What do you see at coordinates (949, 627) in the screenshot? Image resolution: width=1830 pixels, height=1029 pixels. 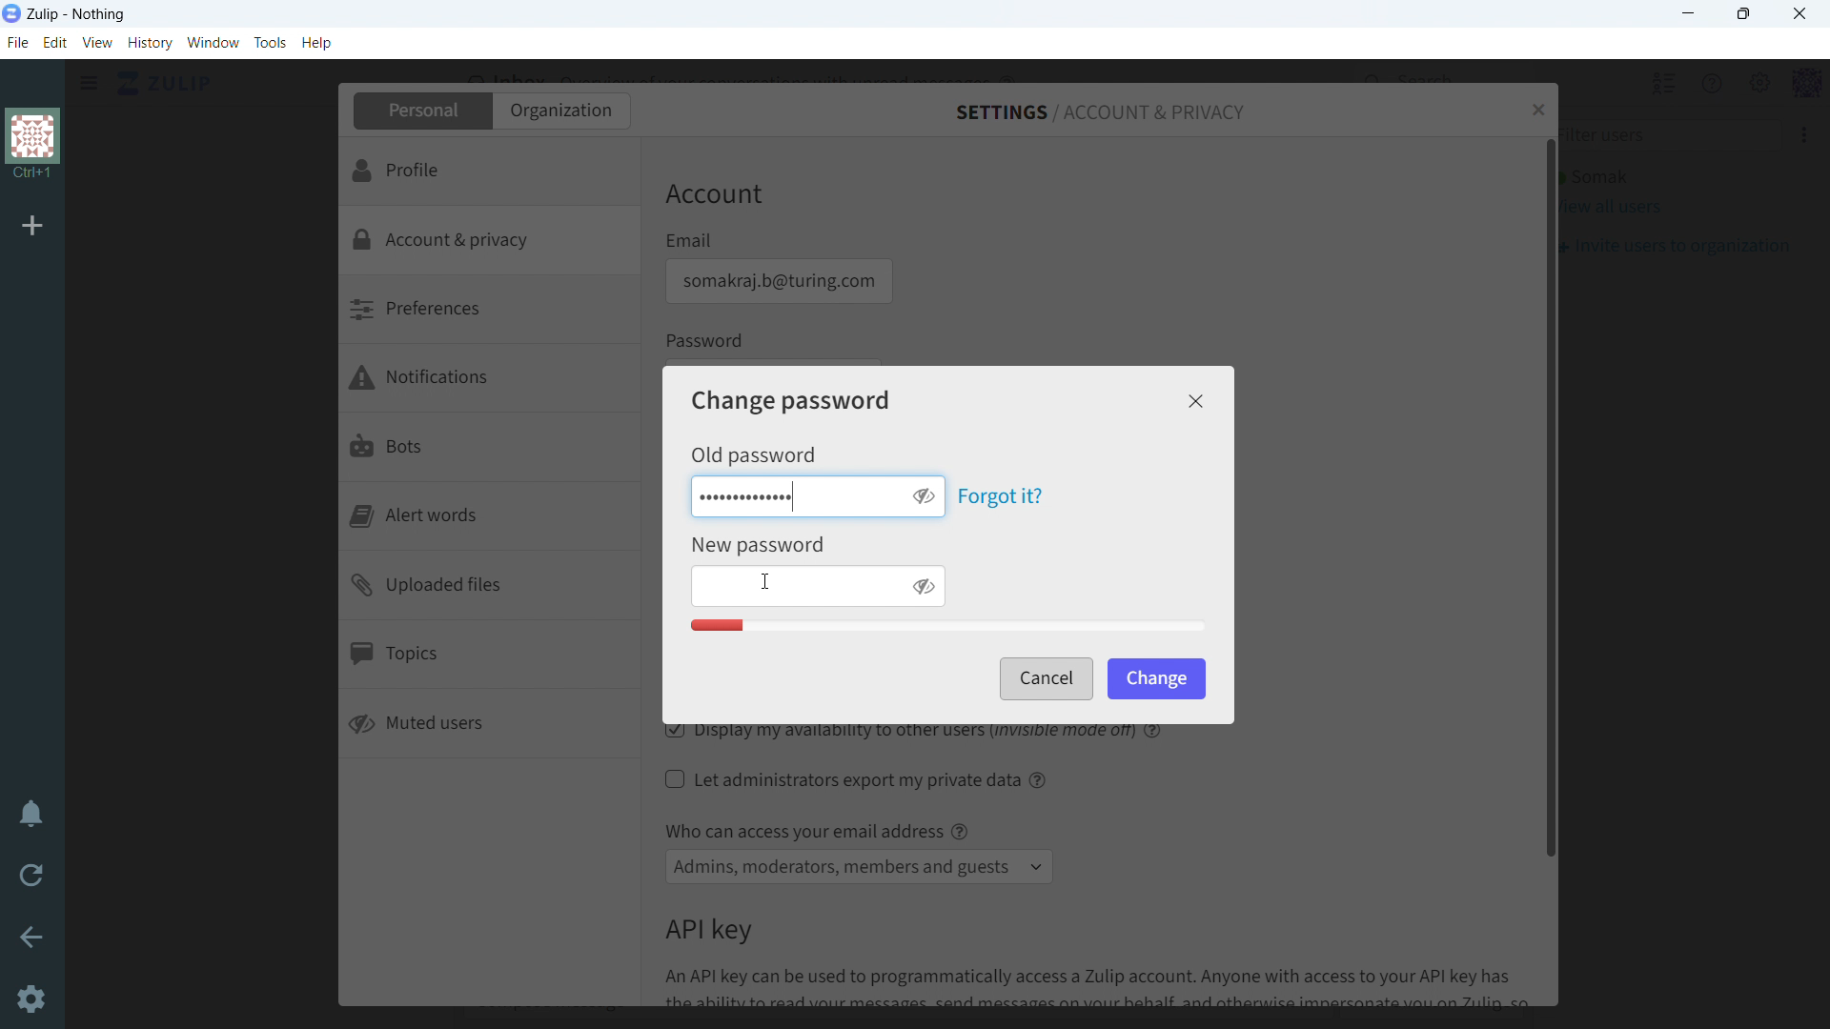 I see `Password quaity` at bounding box center [949, 627].